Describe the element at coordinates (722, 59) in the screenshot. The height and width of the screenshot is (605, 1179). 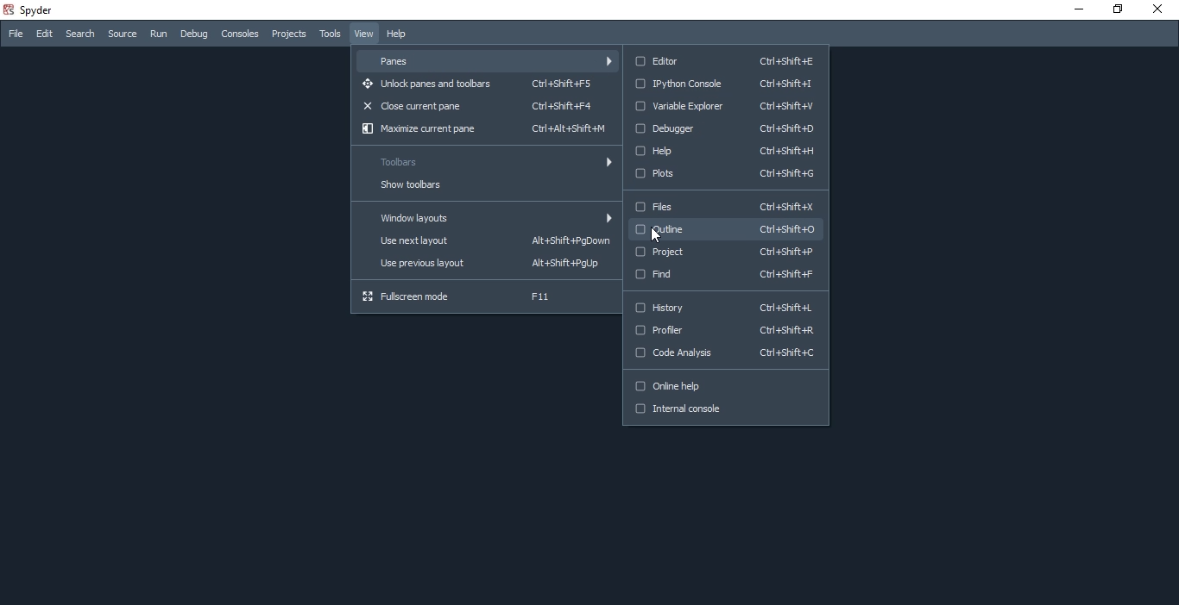
I see `Editor` at that location.